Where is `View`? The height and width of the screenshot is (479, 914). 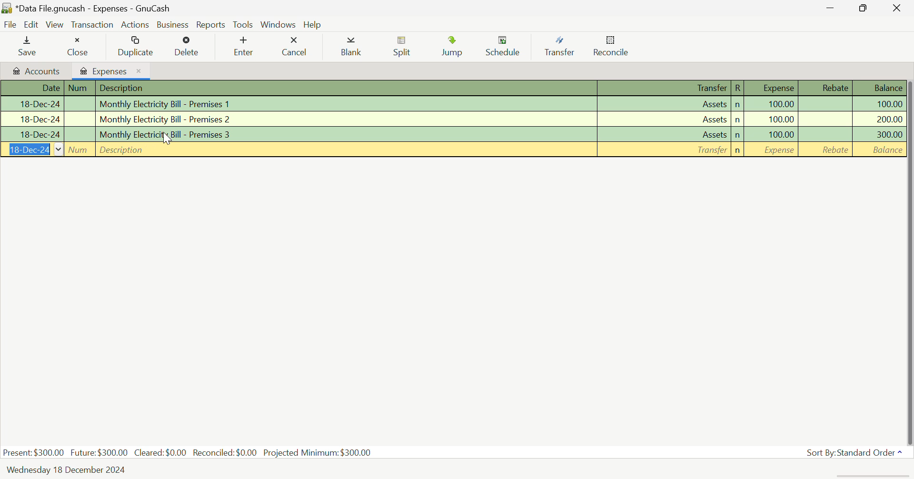 View is located at coordinates (55, 25).